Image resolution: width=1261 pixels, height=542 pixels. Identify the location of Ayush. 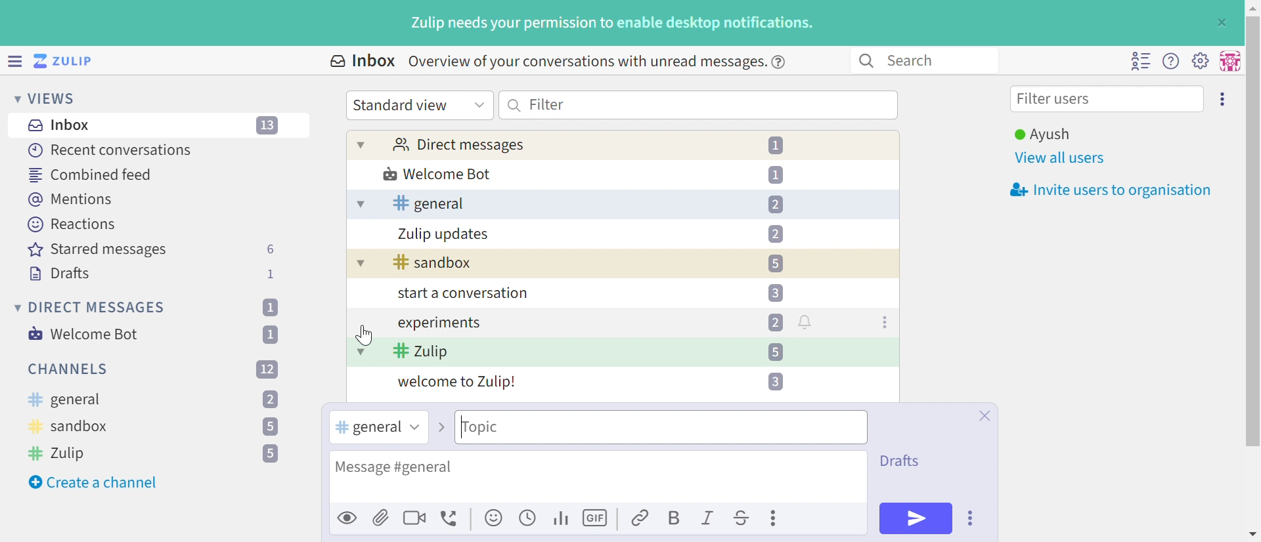
(1041, 135).